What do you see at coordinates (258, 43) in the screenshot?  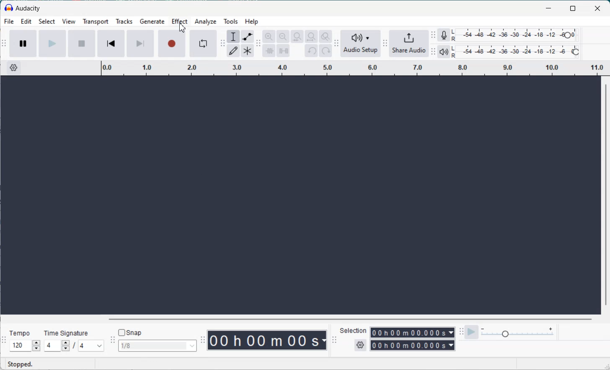 I see `Audacity edit toolbar` at bounding box center [258, 43].